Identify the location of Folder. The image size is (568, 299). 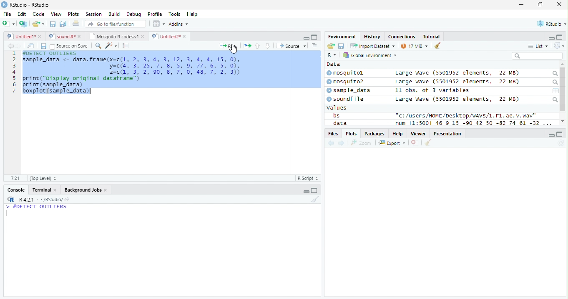
(331, 46).